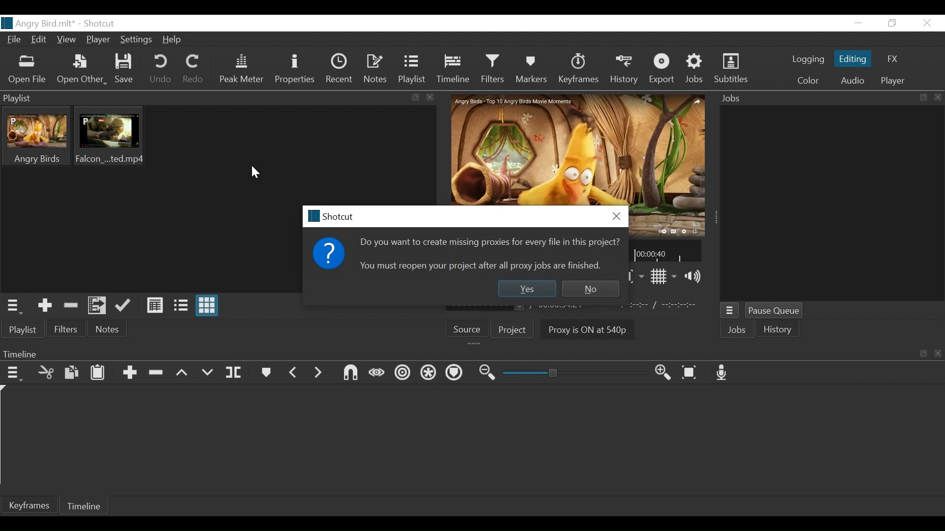 The height and width of the screenshot is (531, 945). Describe the element at coordinates (696, 69) in the screenshot. I see `Jobs` at that location.